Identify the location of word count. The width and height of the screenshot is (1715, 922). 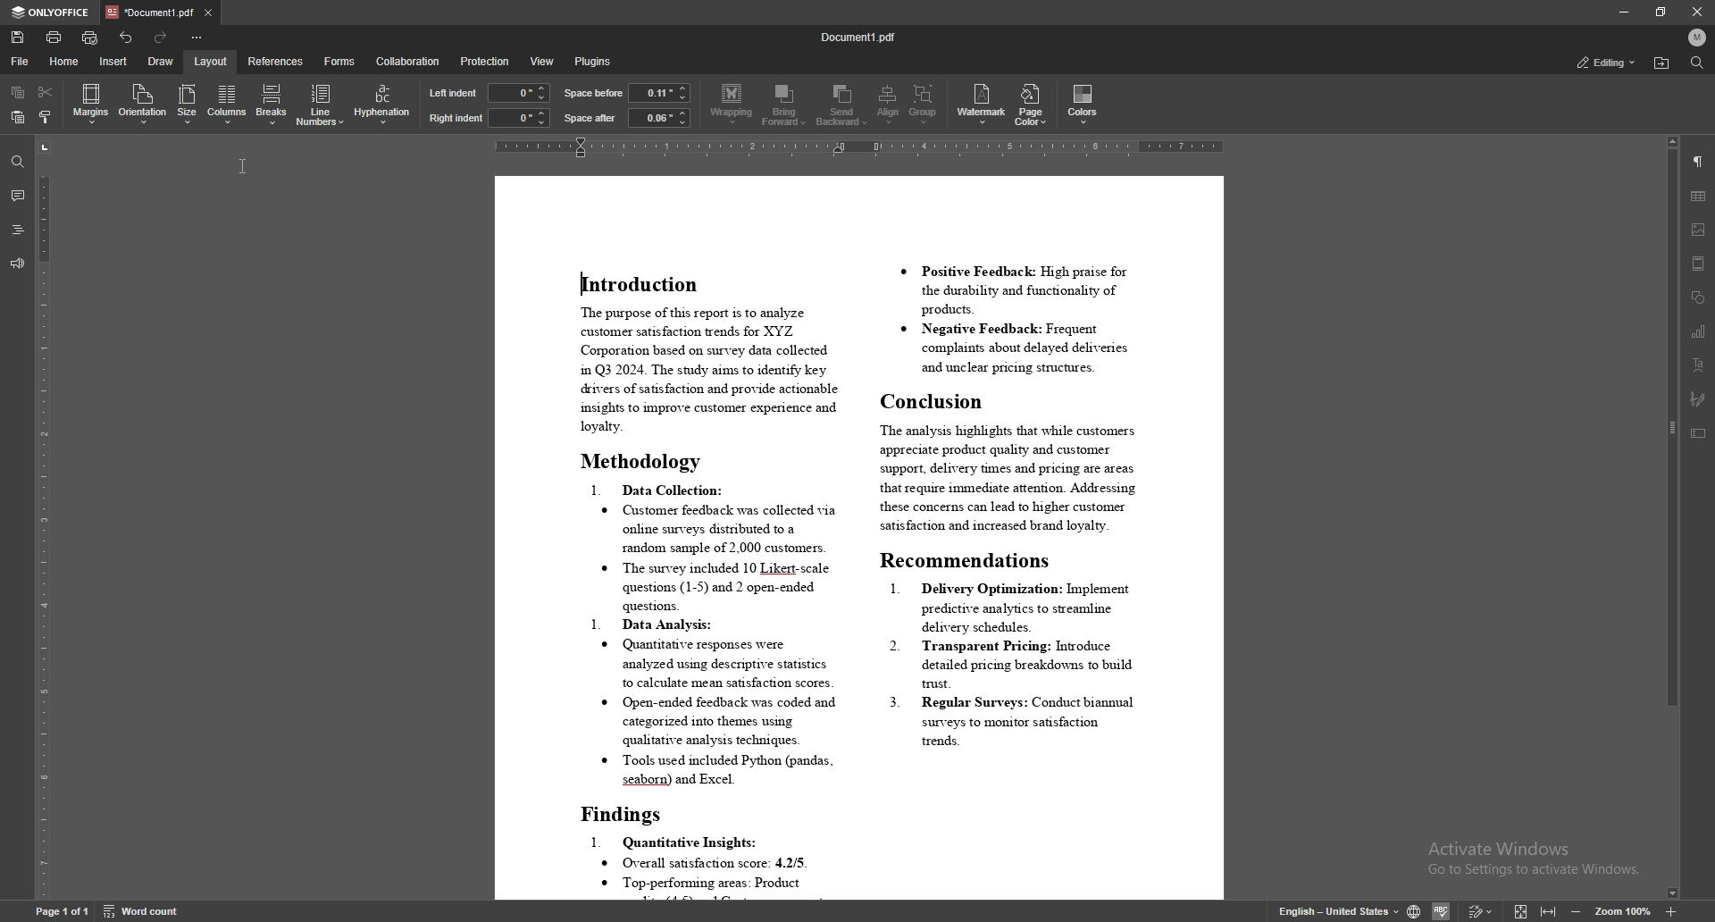
(140, 910).